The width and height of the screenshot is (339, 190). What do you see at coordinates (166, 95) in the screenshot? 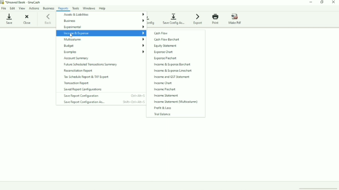
I see `Income Statement` at bounding box center [166, 95].